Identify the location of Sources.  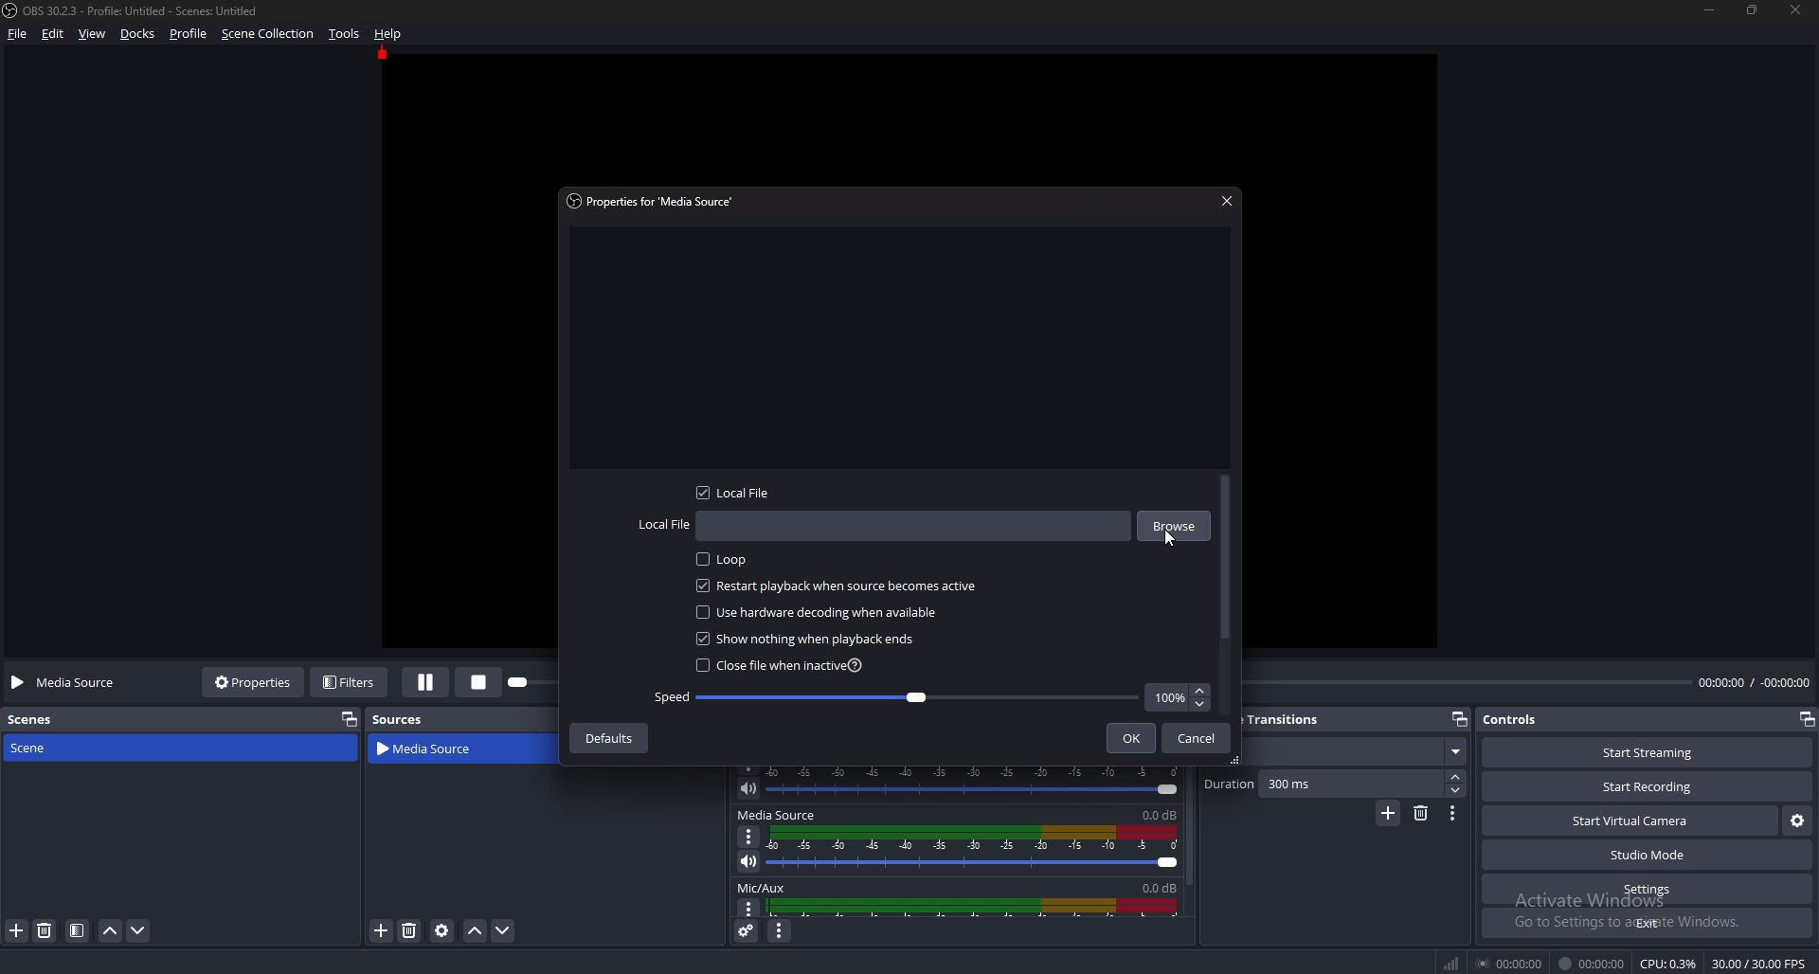
(398, 719).